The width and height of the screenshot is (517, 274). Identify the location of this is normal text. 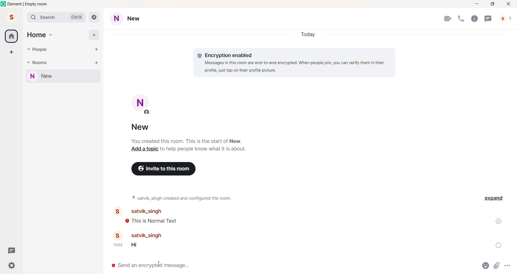
(155, 221).